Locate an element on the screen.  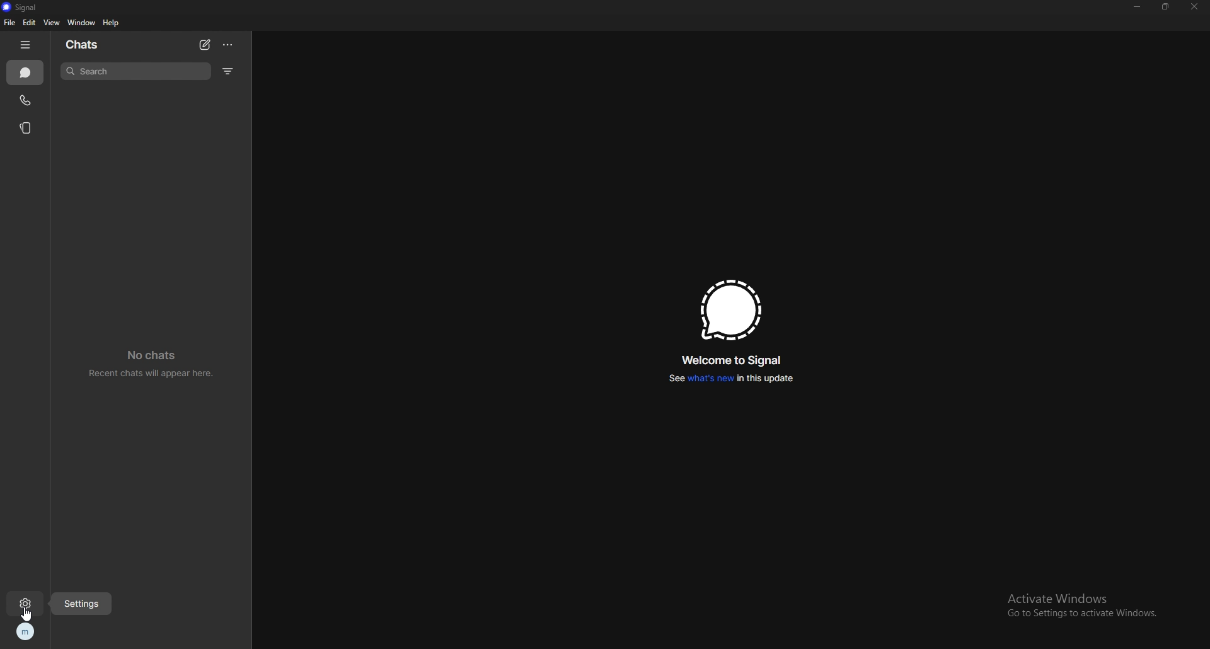
chats is located at coordinates (26, 72).